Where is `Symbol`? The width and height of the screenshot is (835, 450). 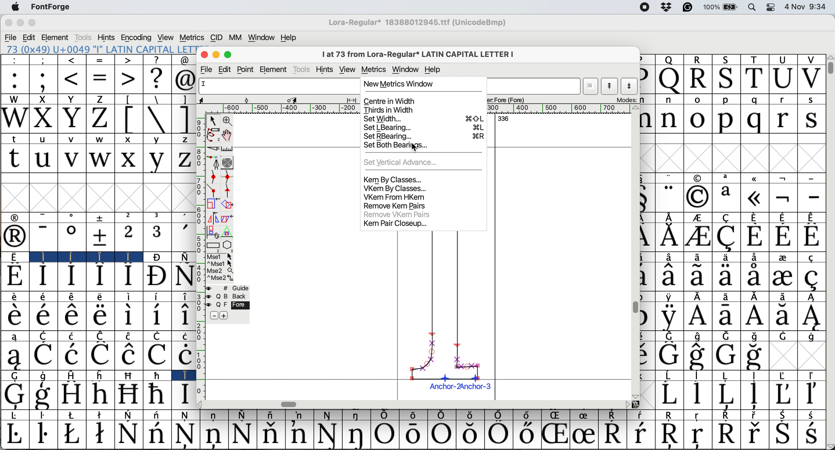 Symbol is located at coordinates (440, 435).